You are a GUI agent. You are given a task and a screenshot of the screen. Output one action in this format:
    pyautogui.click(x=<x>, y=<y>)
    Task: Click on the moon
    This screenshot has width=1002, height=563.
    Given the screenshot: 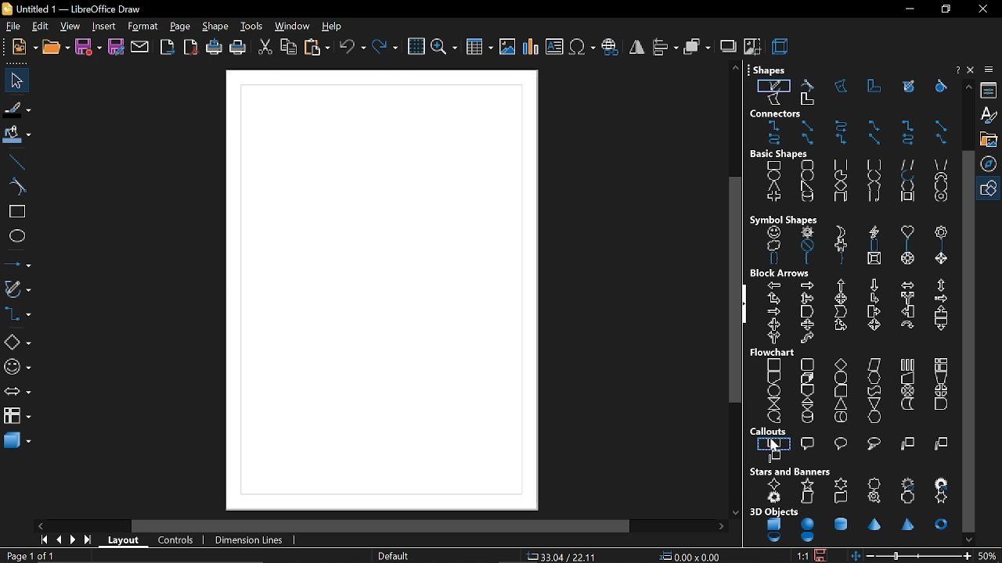 What is the action you would take?
    pyautogui.click(x=838, y=230)
    